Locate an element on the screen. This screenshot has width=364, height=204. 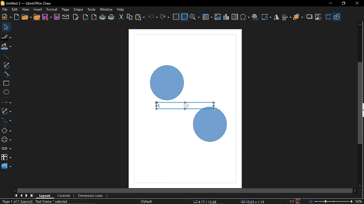
Diagram is located at coordinates (226, 17).